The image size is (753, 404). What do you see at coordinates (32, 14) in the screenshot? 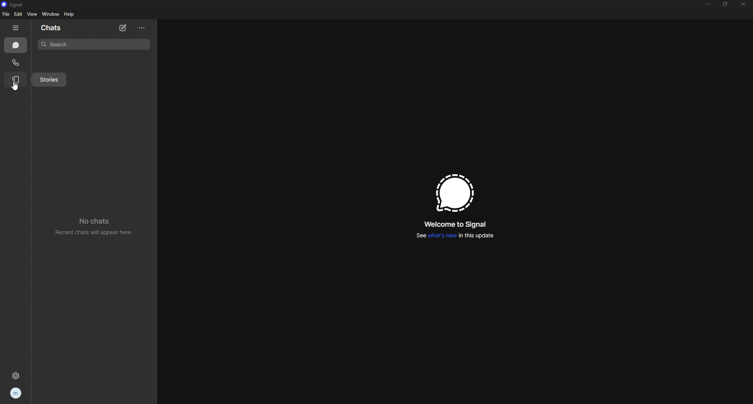
I see `view` at bounding box center [32, 14].